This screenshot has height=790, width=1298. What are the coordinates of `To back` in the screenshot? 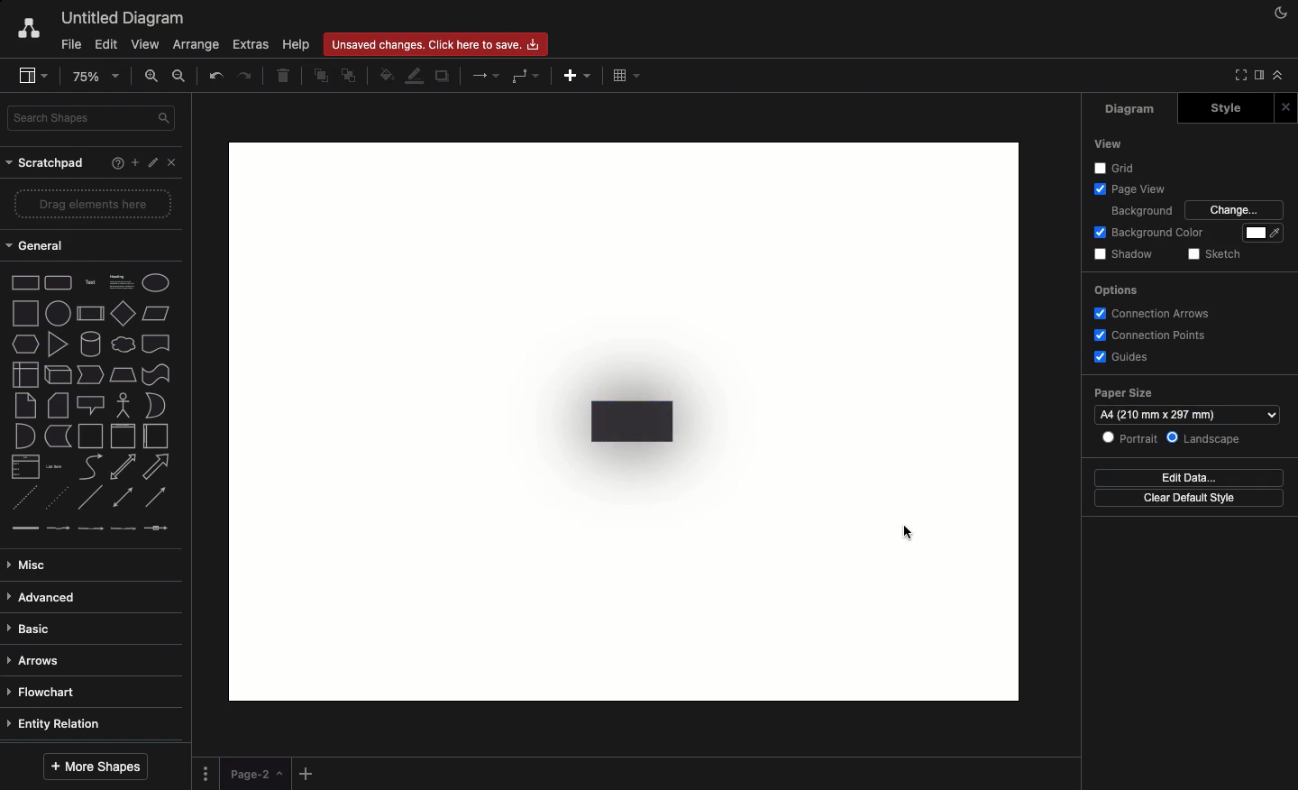 It's located at (349, 77).